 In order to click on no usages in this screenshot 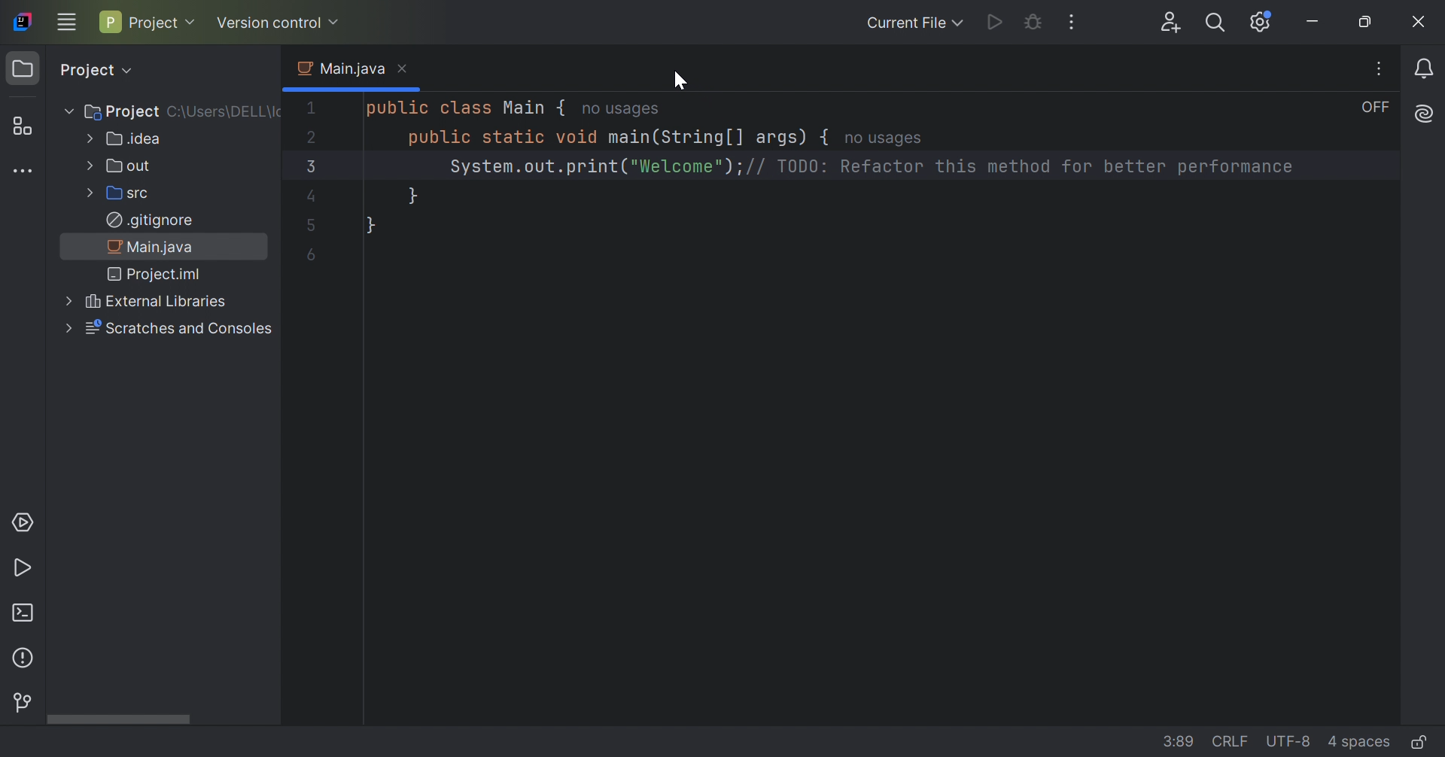, I will do `click(885, 139)`.